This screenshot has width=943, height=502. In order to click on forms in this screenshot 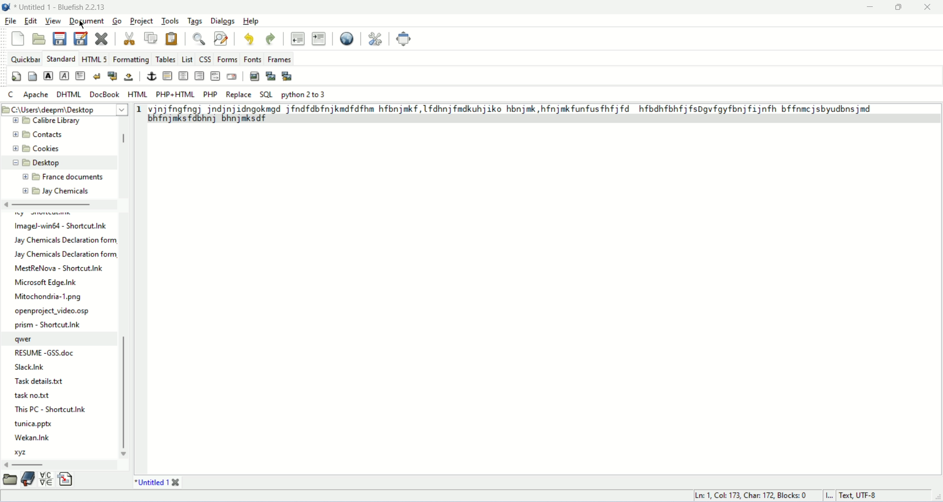, I will do `click(227, 59)`.